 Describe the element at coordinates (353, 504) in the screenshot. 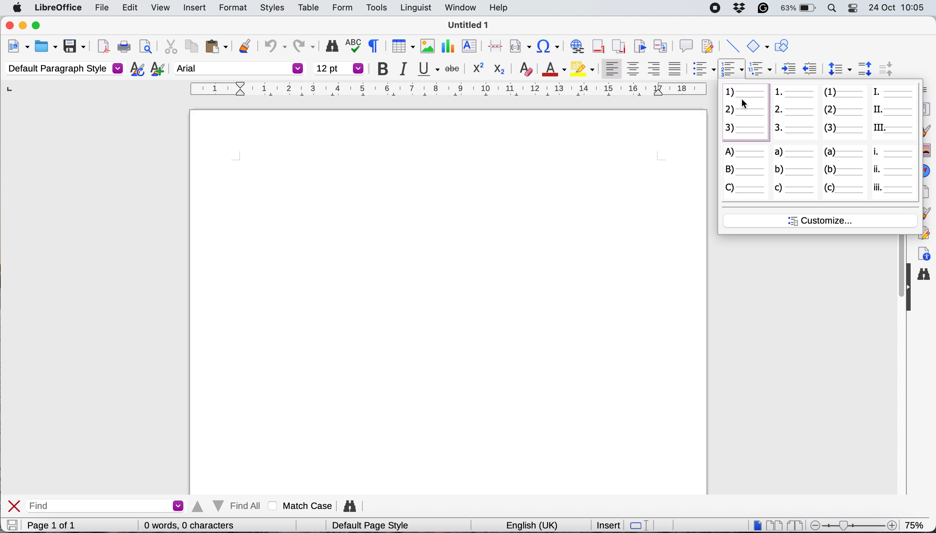

I see `find and replace` at that location.